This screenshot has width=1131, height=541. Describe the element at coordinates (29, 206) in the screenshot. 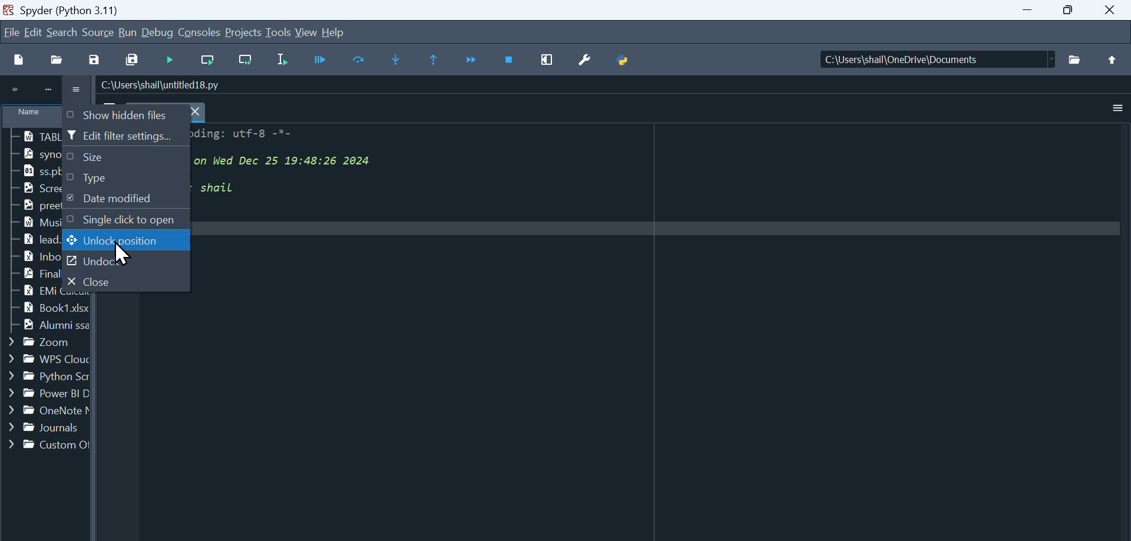

I see `preeti Alur.` at that location.